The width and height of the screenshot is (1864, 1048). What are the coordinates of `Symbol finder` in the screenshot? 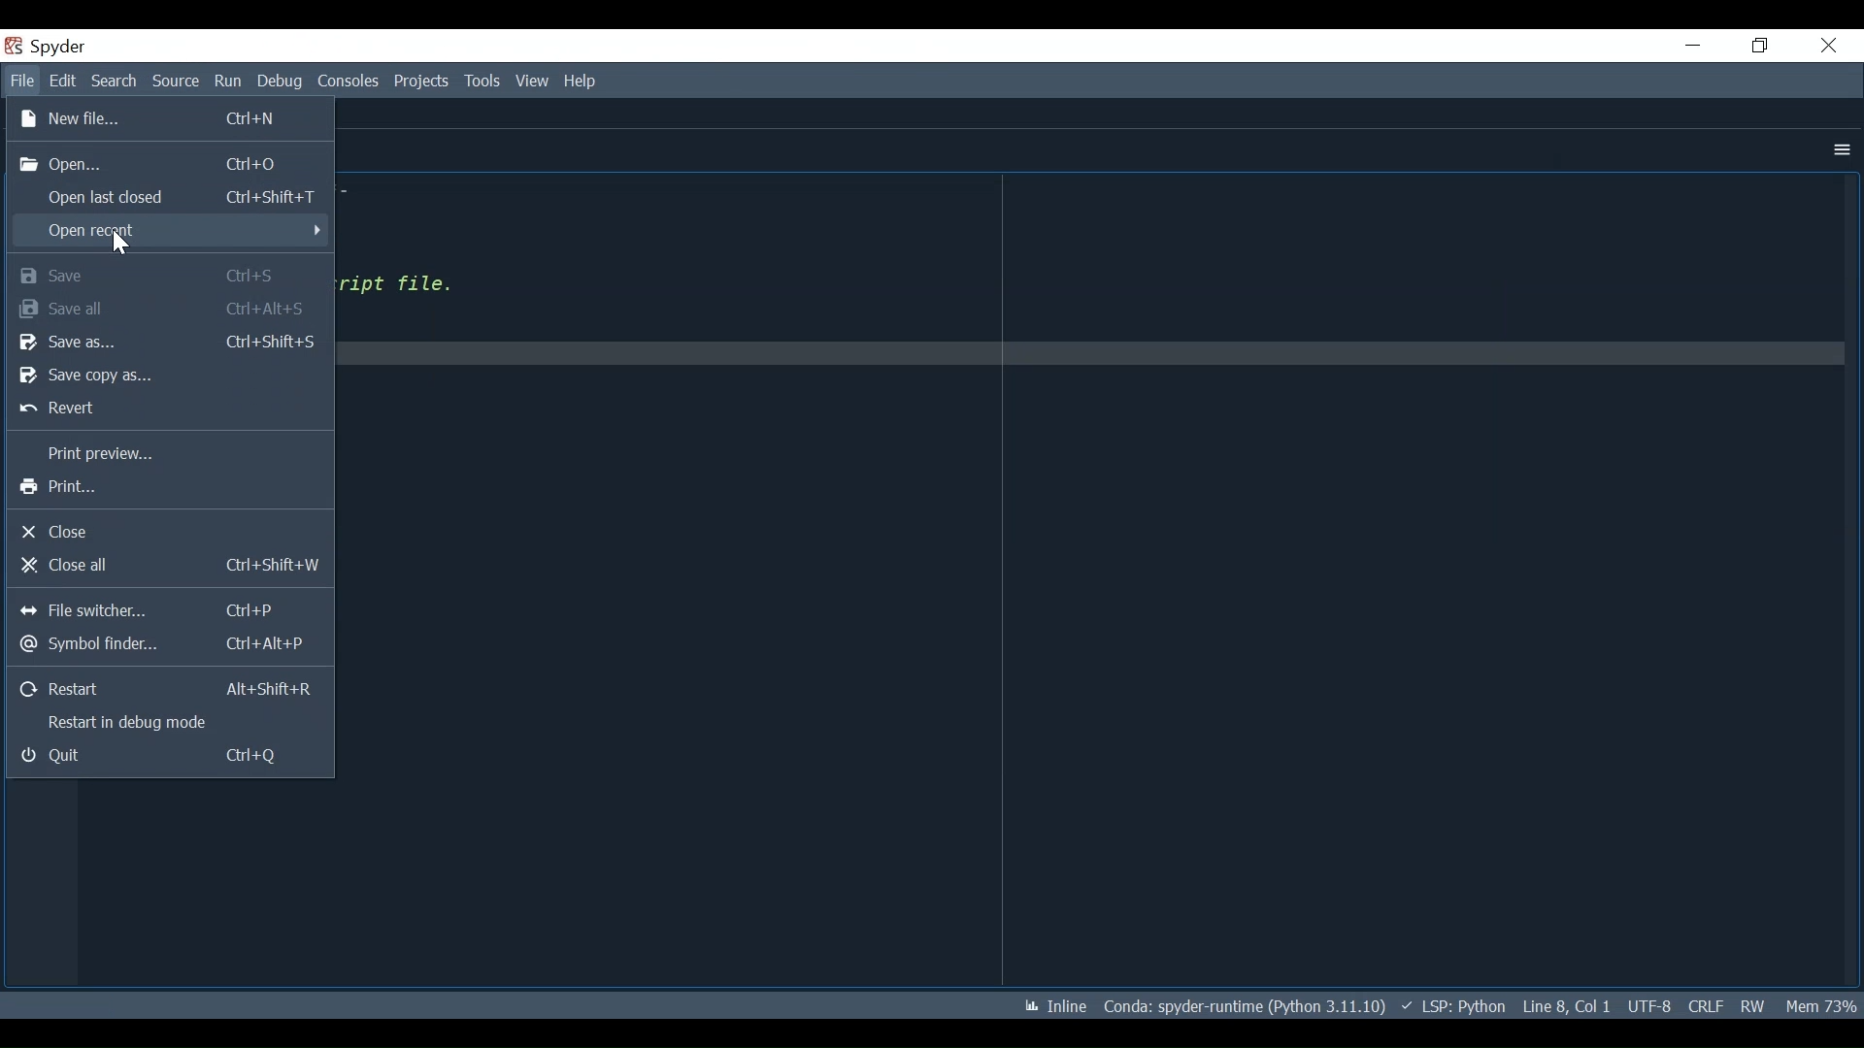 It's located at (165, 645).